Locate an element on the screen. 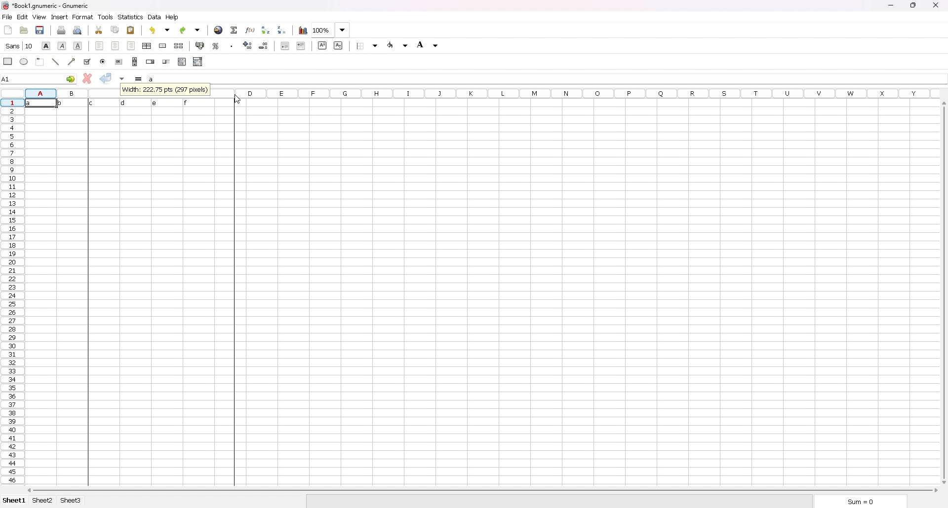 This screenshot has height=508, width=948. formula is located at coordinates (139, 79).